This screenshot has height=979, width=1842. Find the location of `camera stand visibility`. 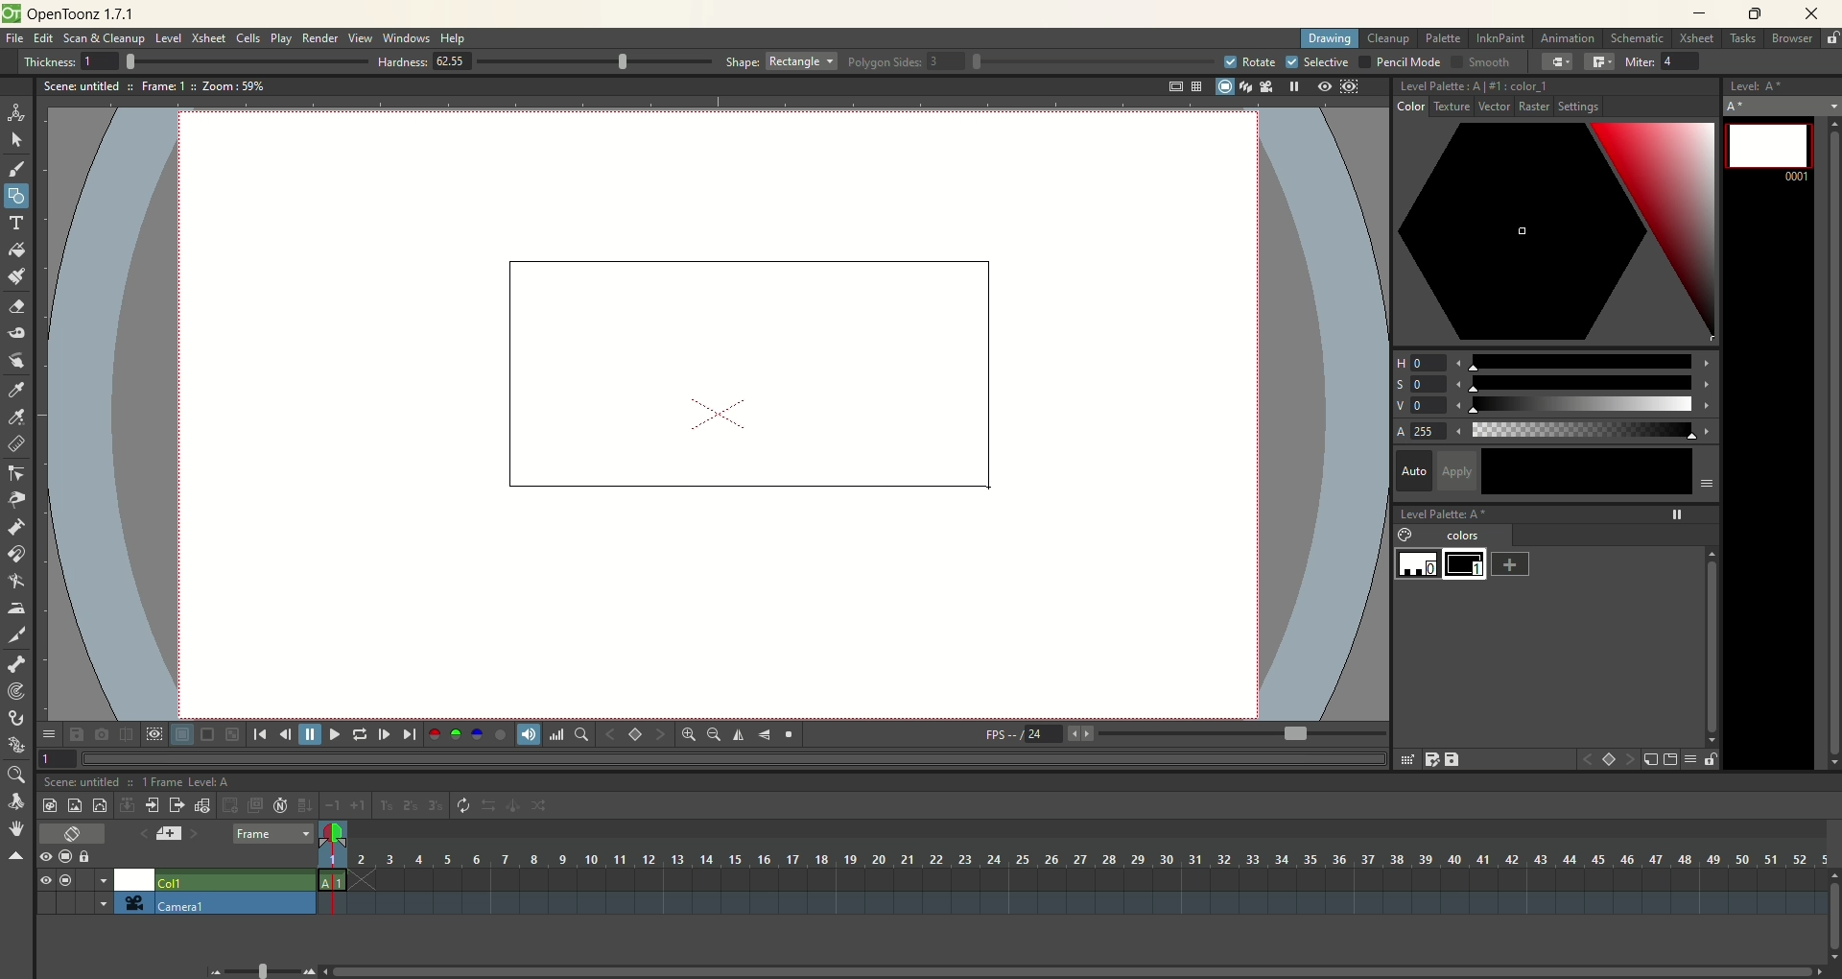

camera stand visibility is located at coordinates (70, 855).